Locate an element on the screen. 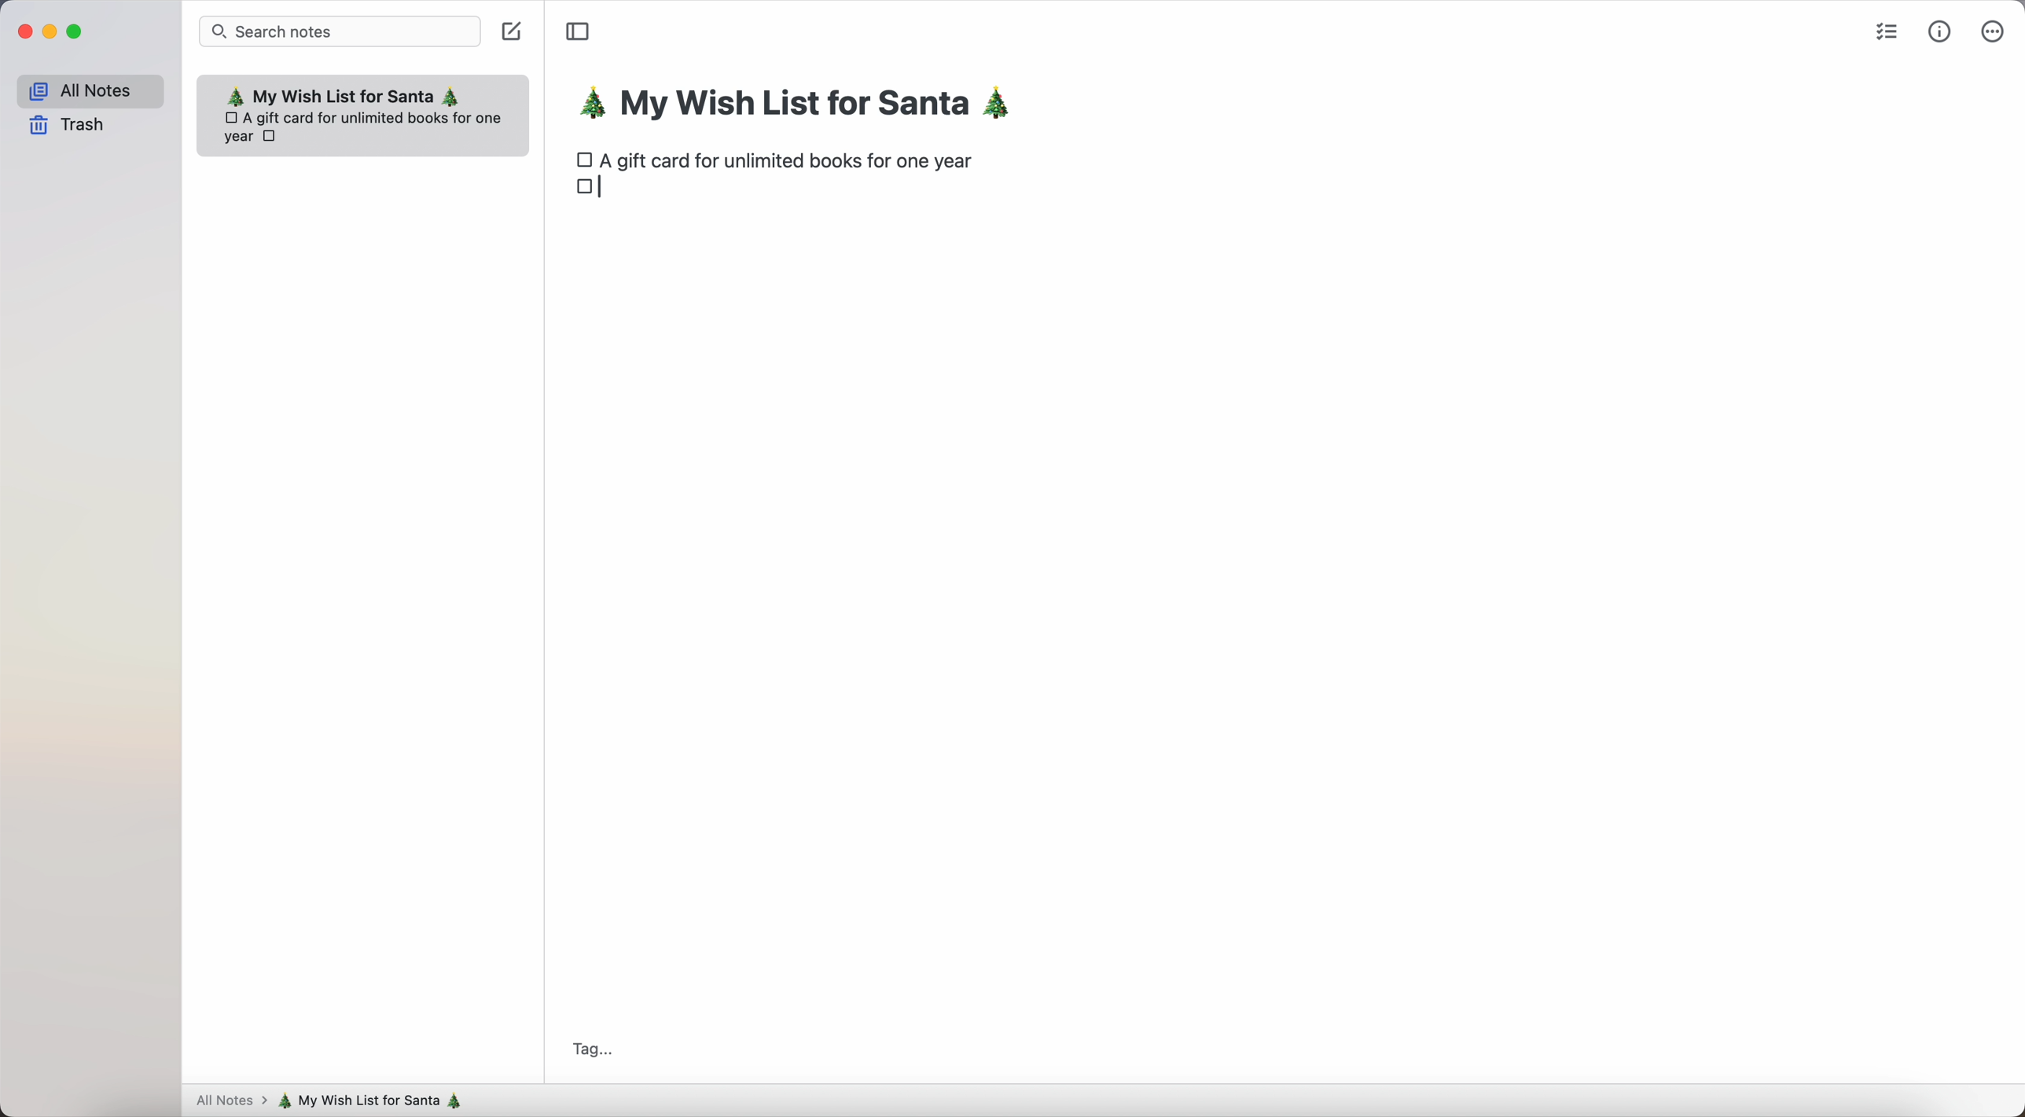 Image resolution: width=2025 pixels, height=1117 pixels. create note is located at coordinates (514, 35).